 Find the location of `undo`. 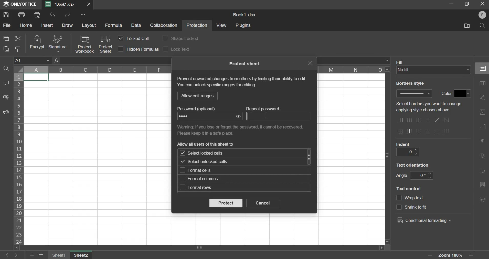

undo is located at coordinates (52, 15).